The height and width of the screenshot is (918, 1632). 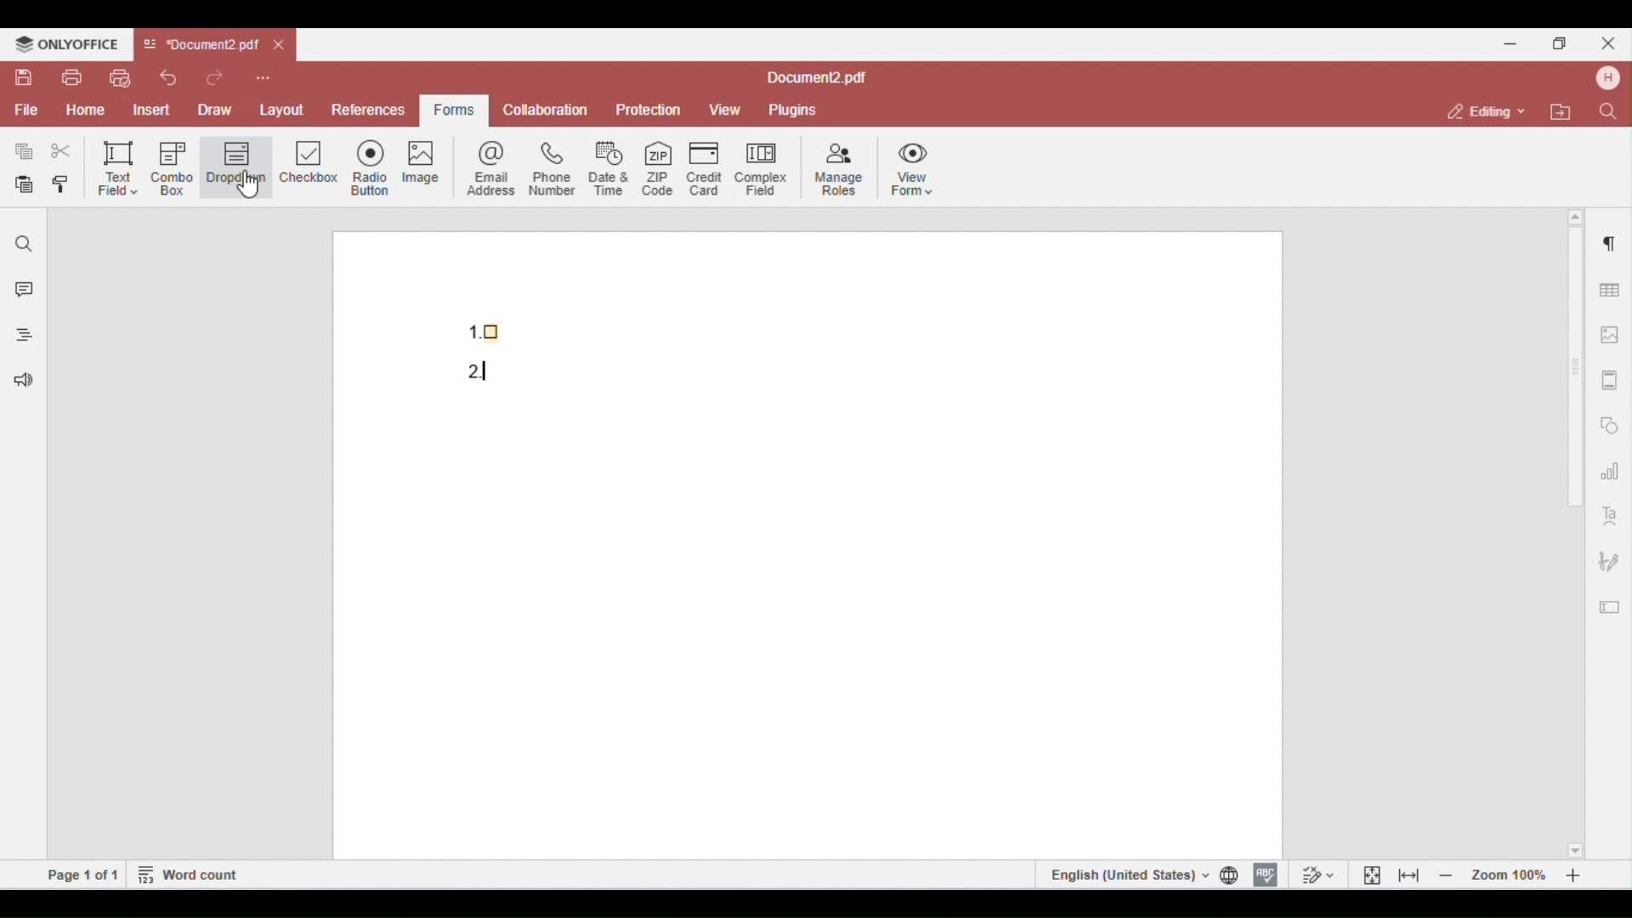 What do you see at coordinates (916, 167) in the screenshot?
I see `view form` at bounding box center [916, 167].